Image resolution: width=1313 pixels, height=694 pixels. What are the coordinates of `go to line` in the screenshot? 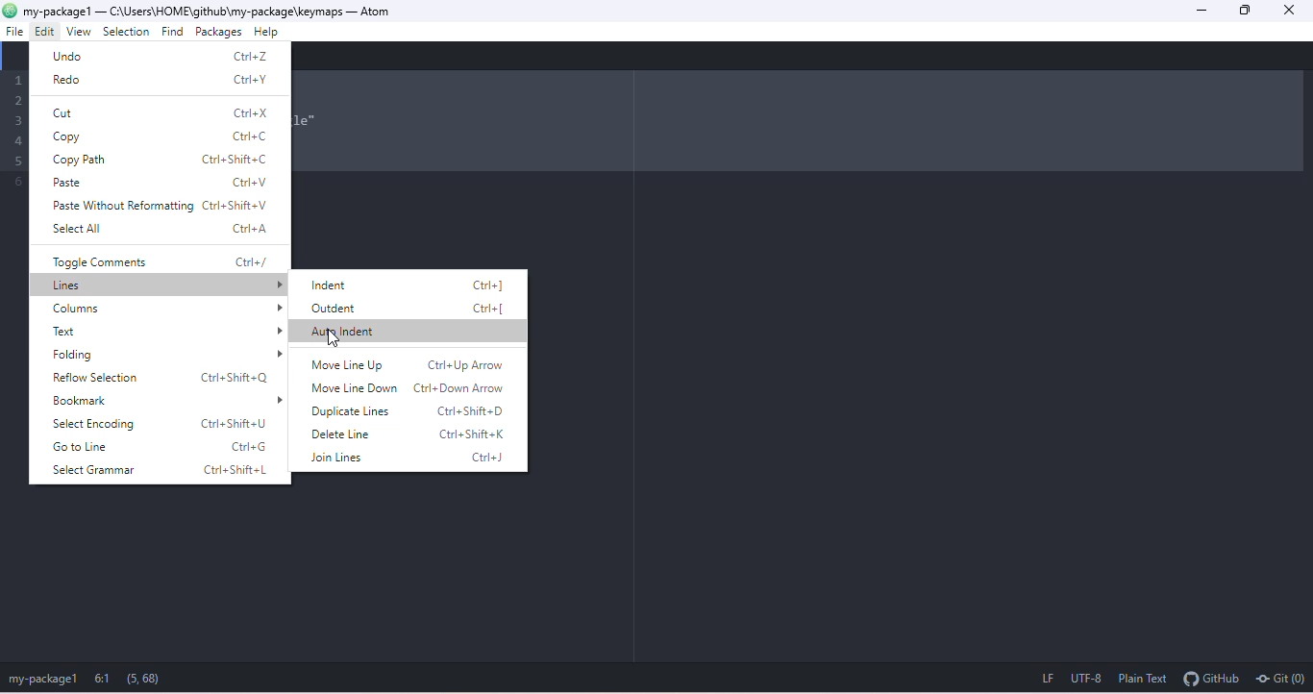 It's located at (166, 445).